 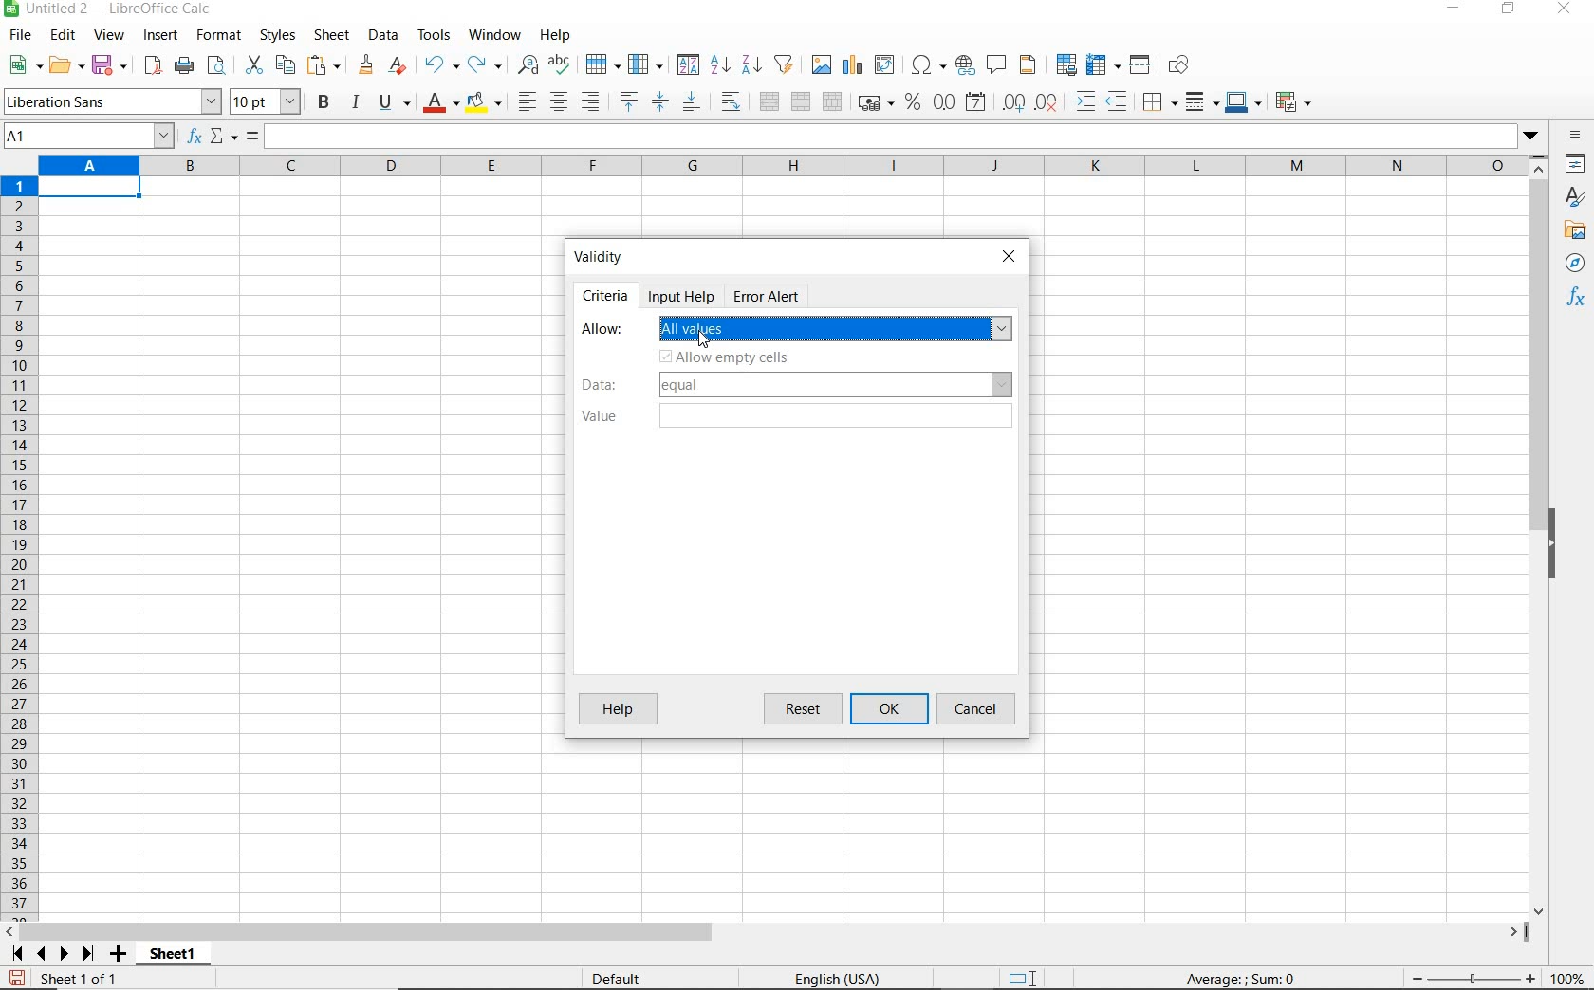 I want to click on insert hyperlink, so click(x=965, y=64).